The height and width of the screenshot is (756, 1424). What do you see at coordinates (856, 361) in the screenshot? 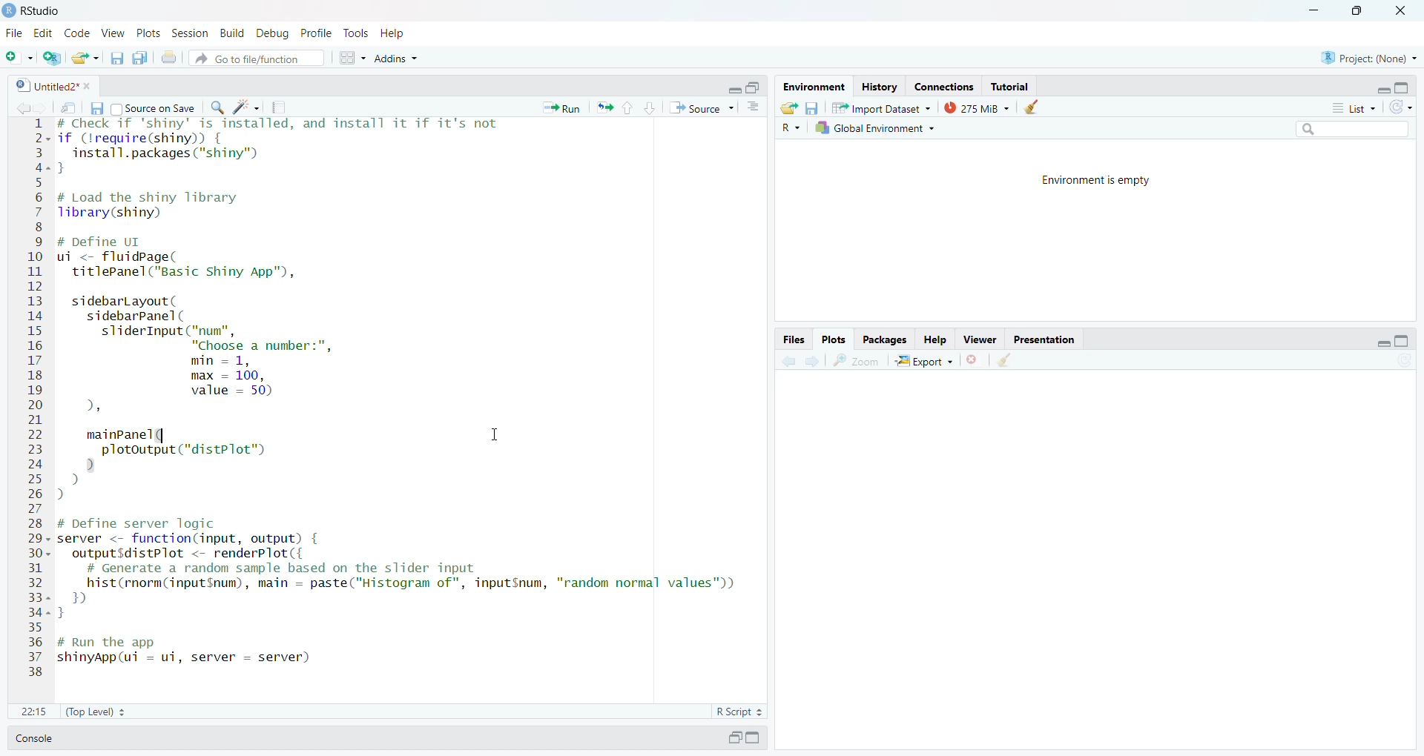
I see `Zoom` at bounding box center [856, 361].